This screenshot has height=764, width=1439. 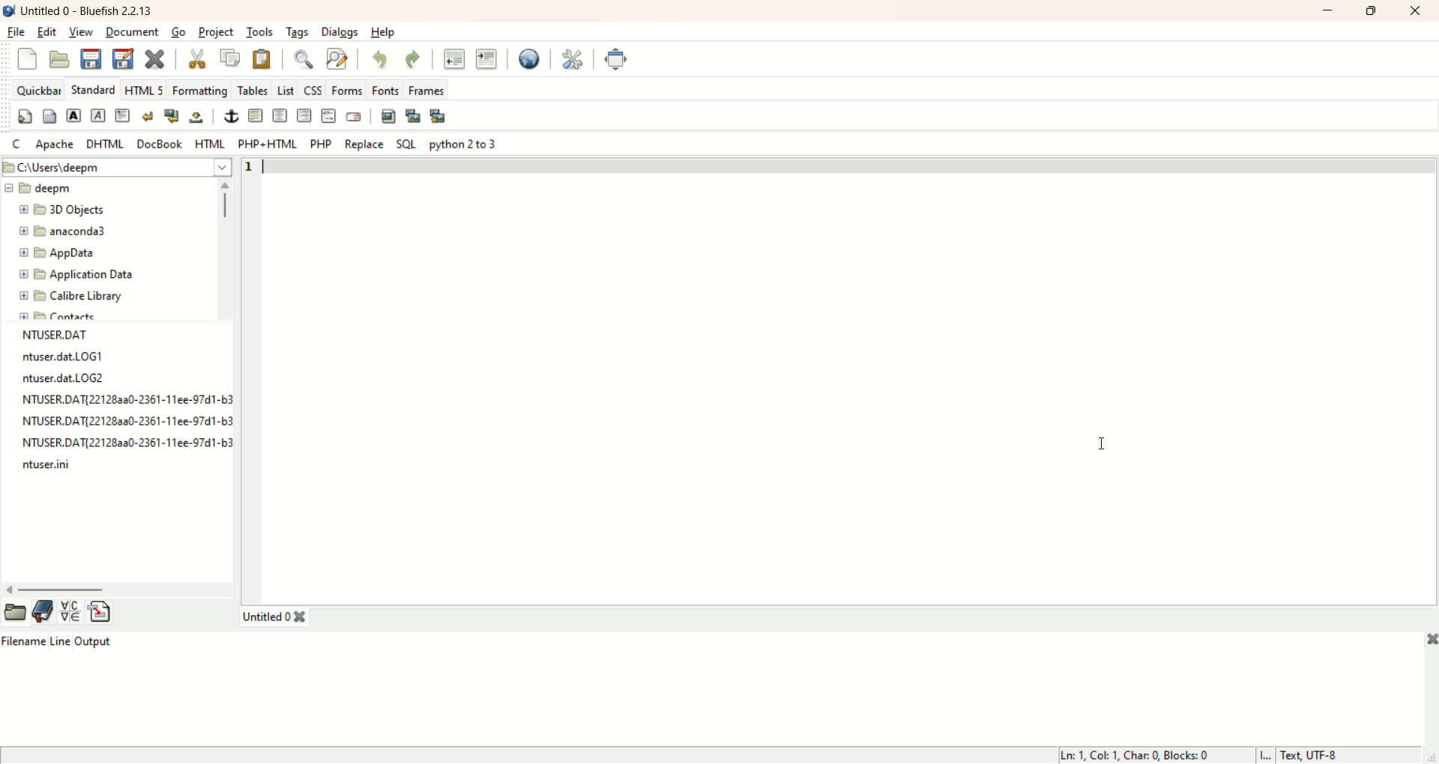 What do you see at coordinates (57, 144) in the screenshot?
I see `apache` at bounding box center [57, 144].